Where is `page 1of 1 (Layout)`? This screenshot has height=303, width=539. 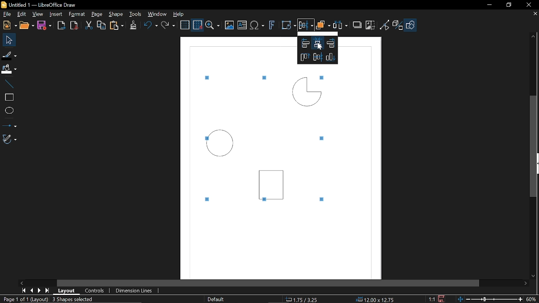 page 1of 1 (Layout) is located at coordinates (25, 299).